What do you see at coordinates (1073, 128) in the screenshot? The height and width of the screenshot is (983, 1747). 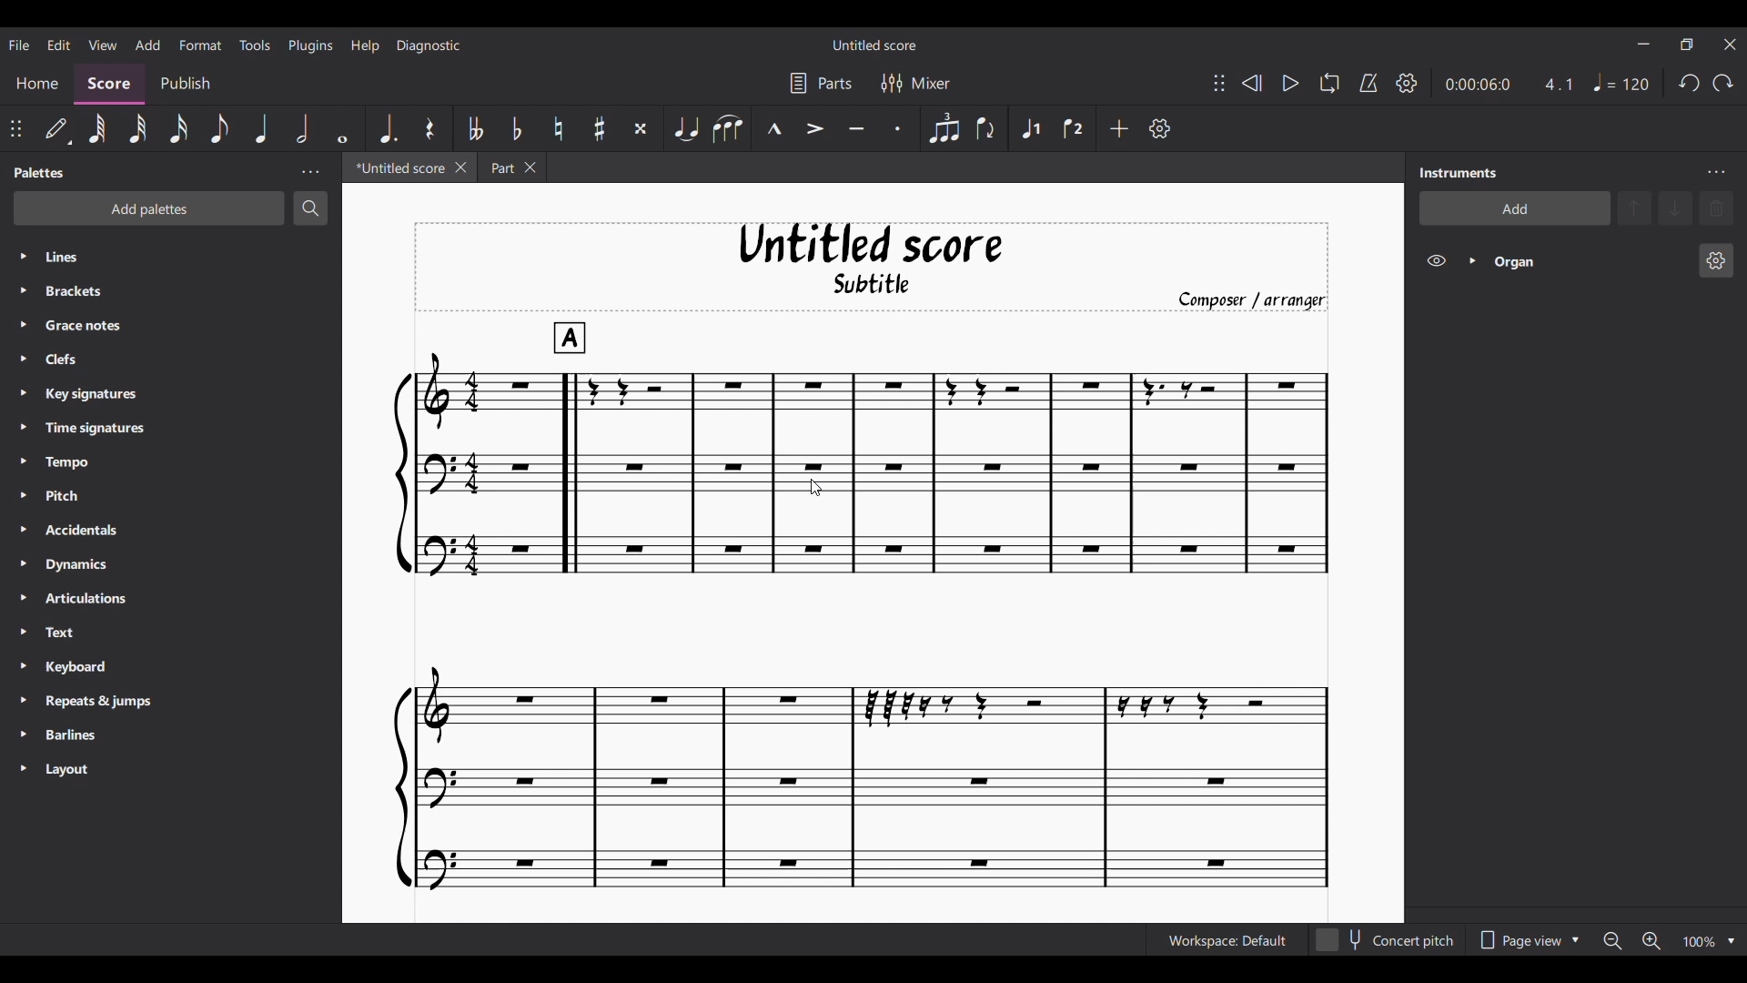 I see `Voice 2` at bounding box center [1073, 128].